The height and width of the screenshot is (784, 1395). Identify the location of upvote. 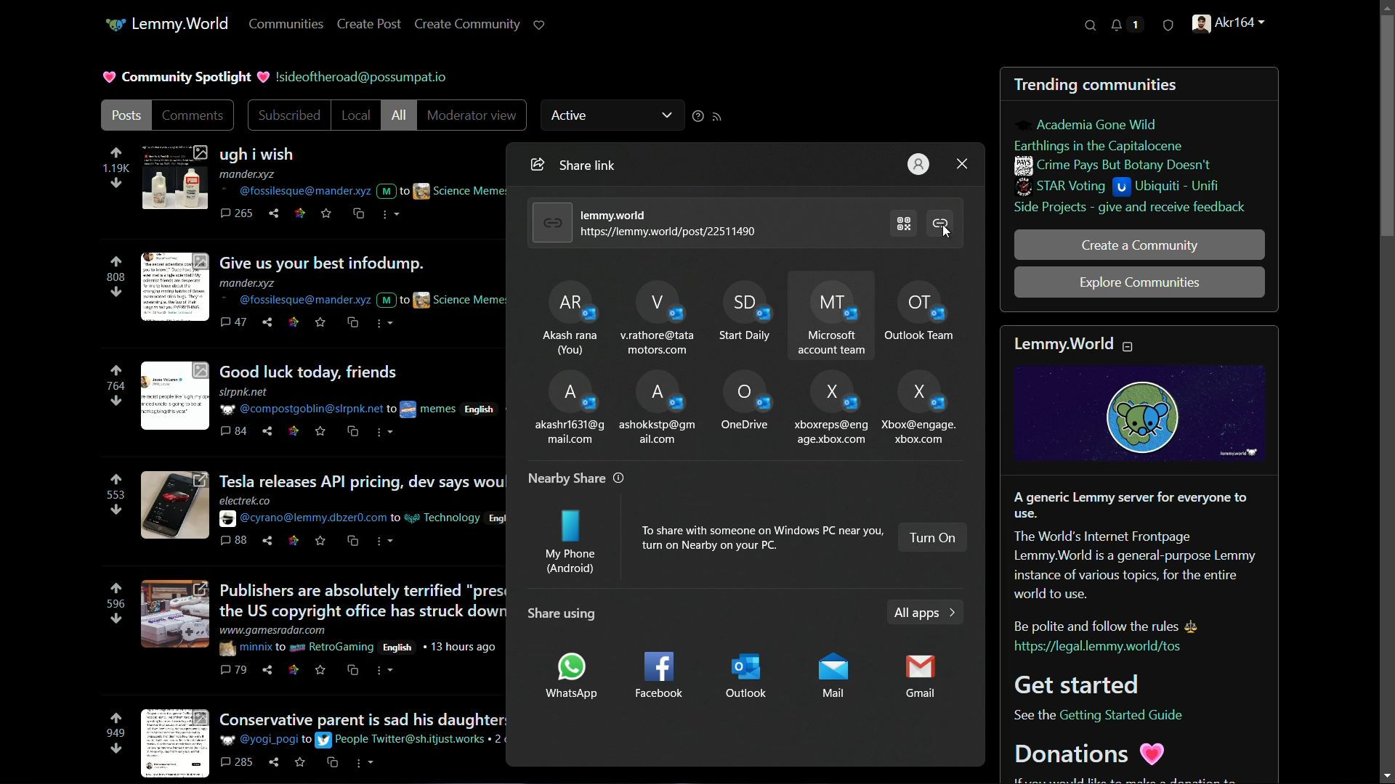
(116, 719).